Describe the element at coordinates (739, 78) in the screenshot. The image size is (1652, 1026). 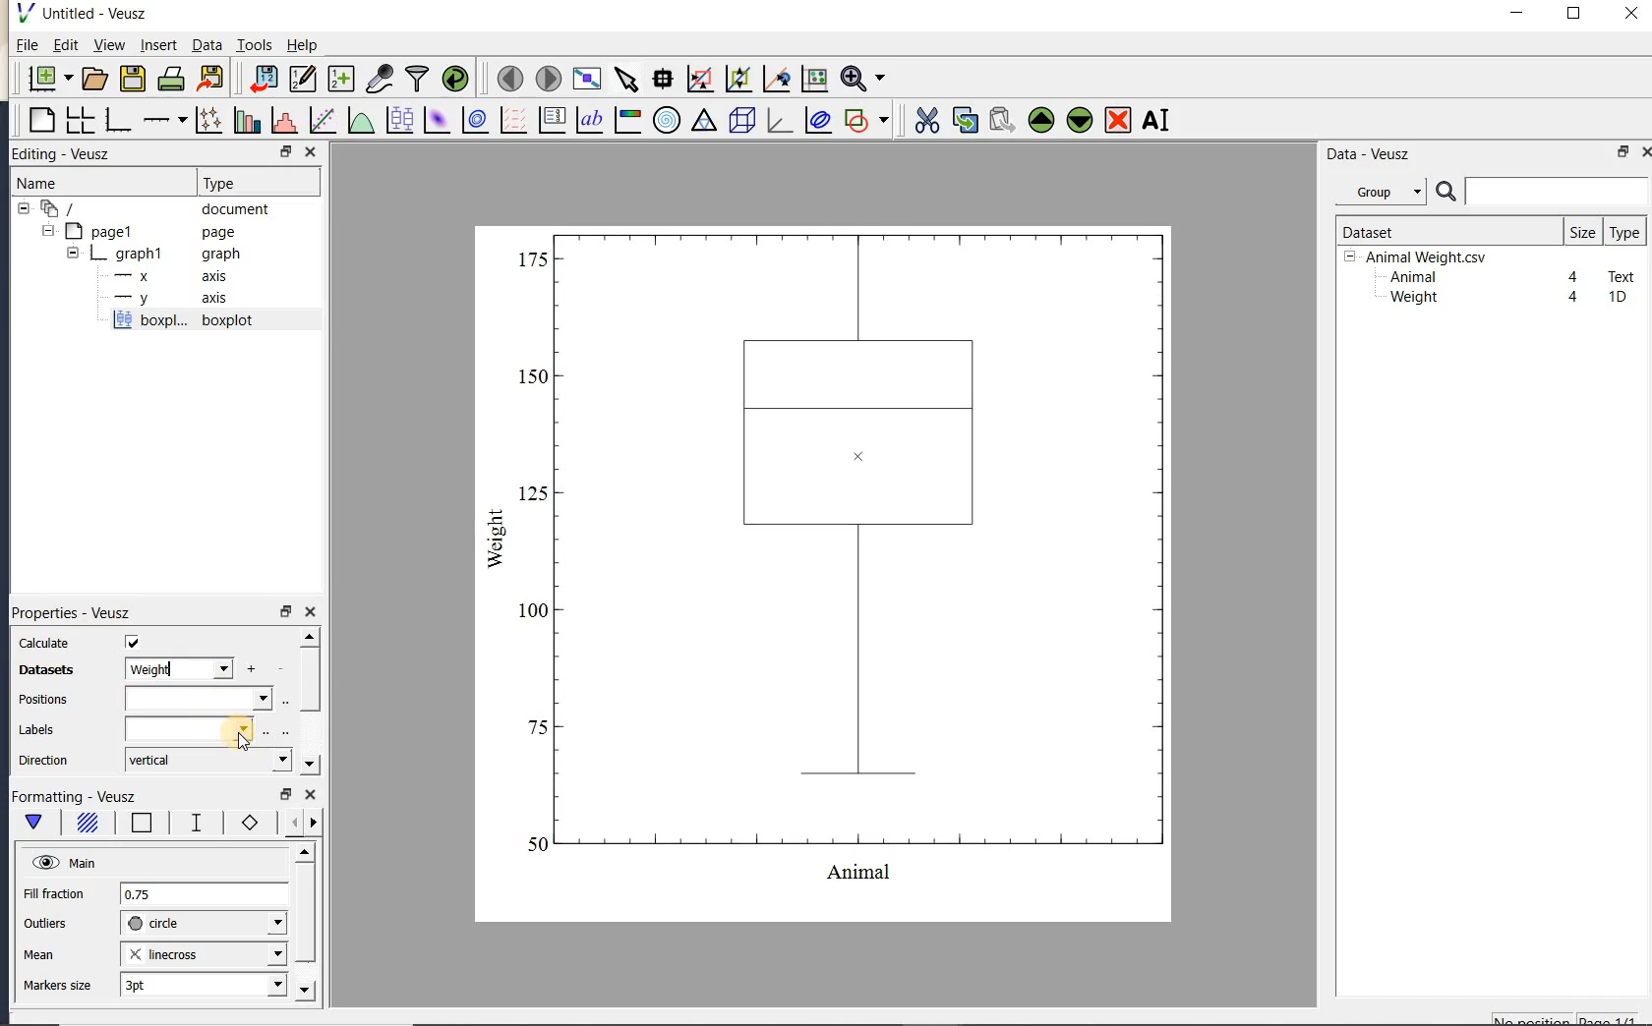
I see `click to zoom out of graph axes` at that location.